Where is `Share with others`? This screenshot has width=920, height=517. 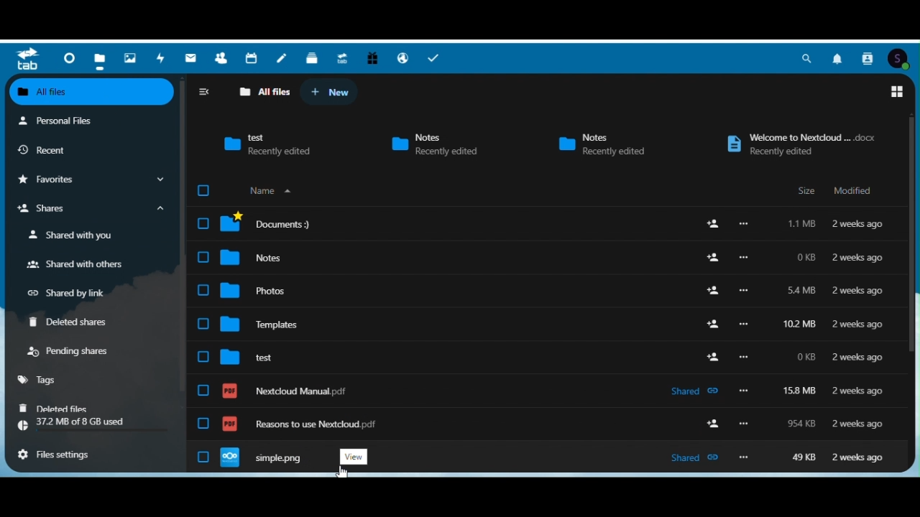
Share with others is located at coordinates (89, 264).